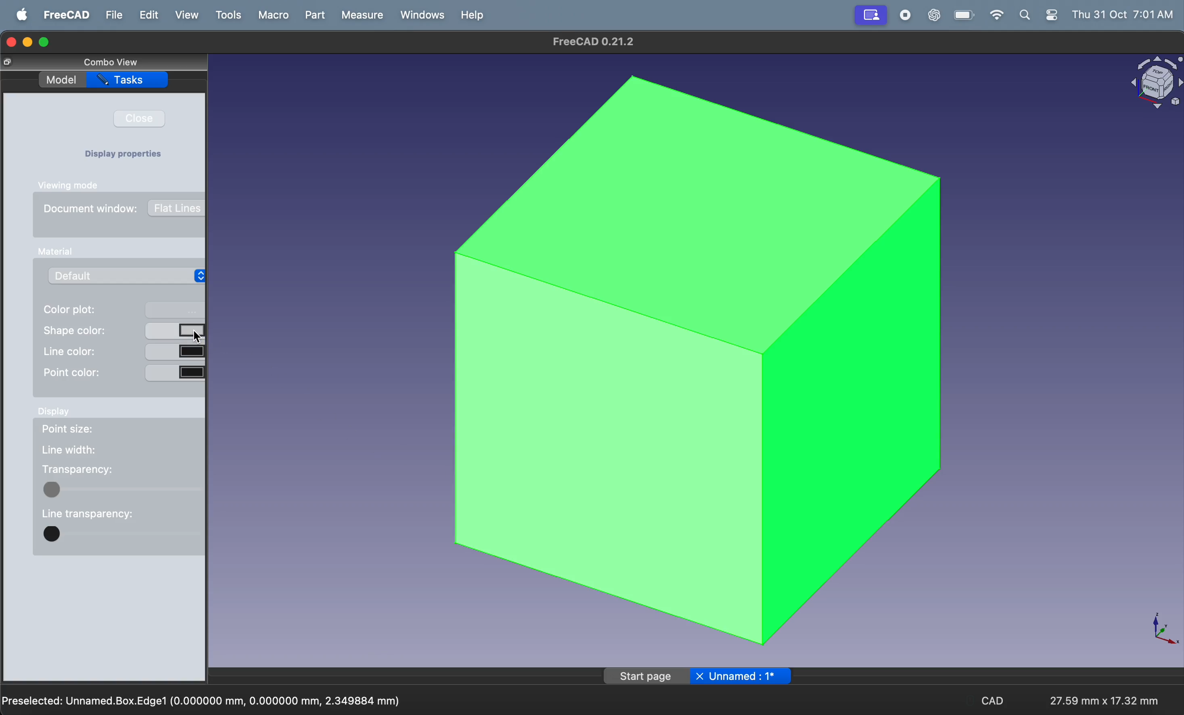 This screenshot has height=715, width=1184. What do you see at coordinates (995, 702) in the screenshot?
I see `CAD` at bounding box center [995, 702].